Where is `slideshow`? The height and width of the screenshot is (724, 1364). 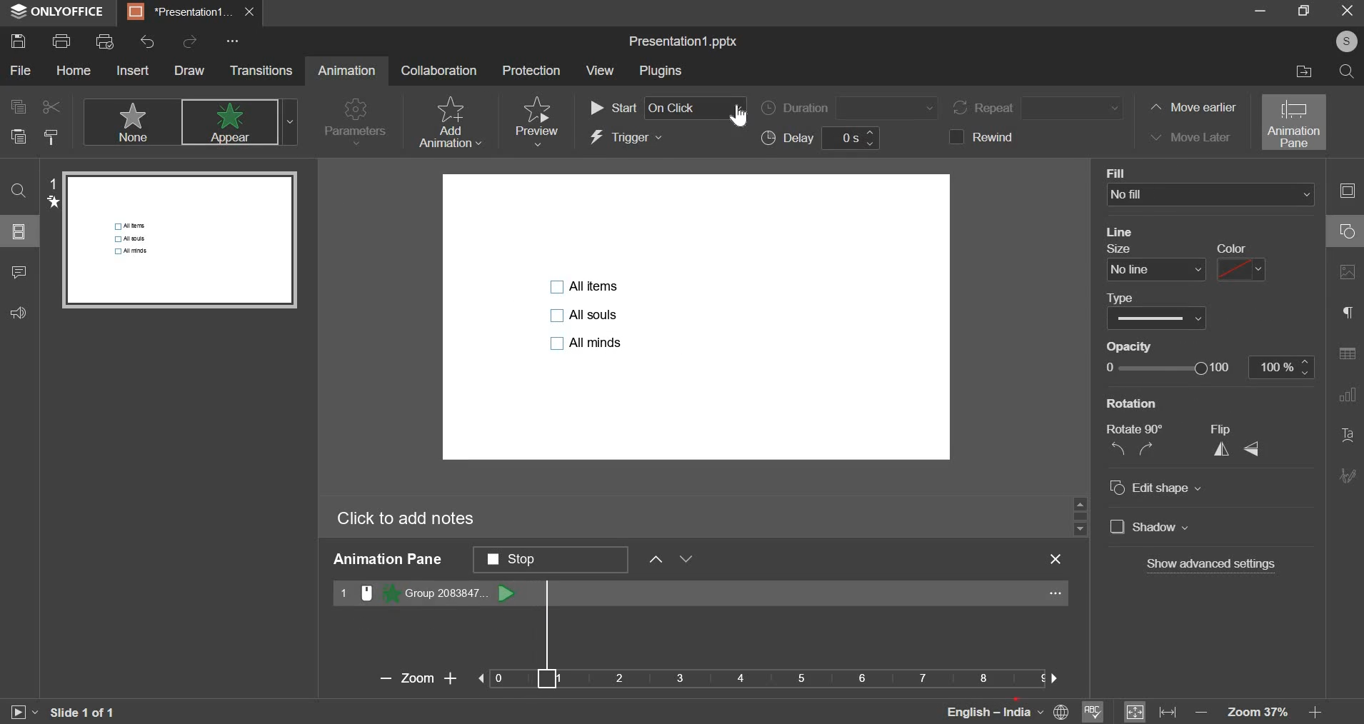
slideshow is located at coordinates (23, 710).